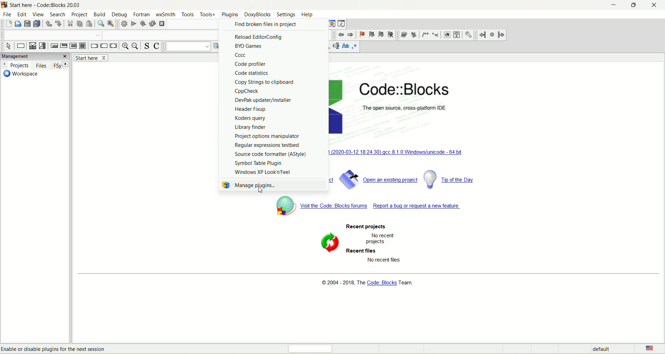 This screenshot has width=665, height=354. Describe the element at coordinates (80, 14) in the screenshot. I see `project` at that location.